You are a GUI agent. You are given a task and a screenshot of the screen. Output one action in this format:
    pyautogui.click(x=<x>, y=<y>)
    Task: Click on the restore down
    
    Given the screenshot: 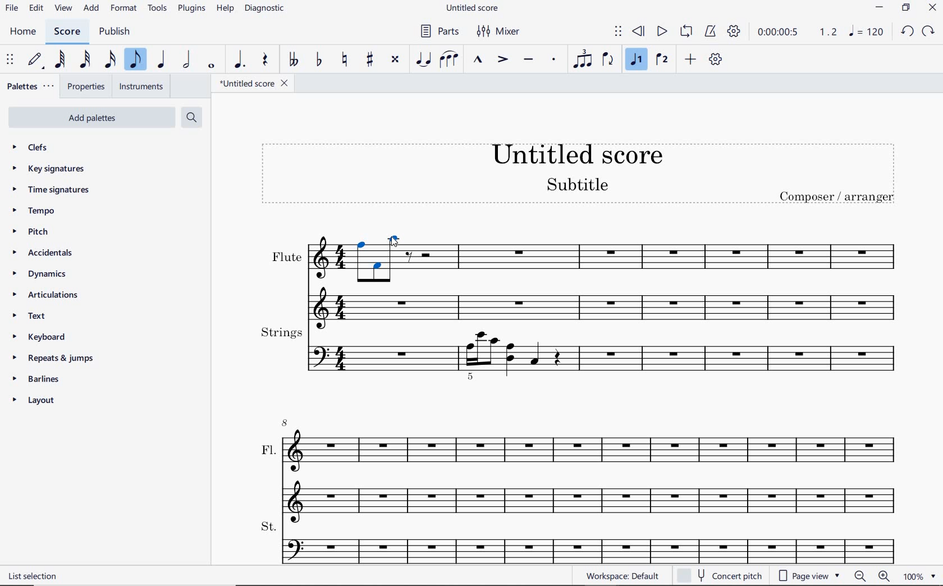 What is the action you would take?
    pyautogui.click(x=906, y=7)
    